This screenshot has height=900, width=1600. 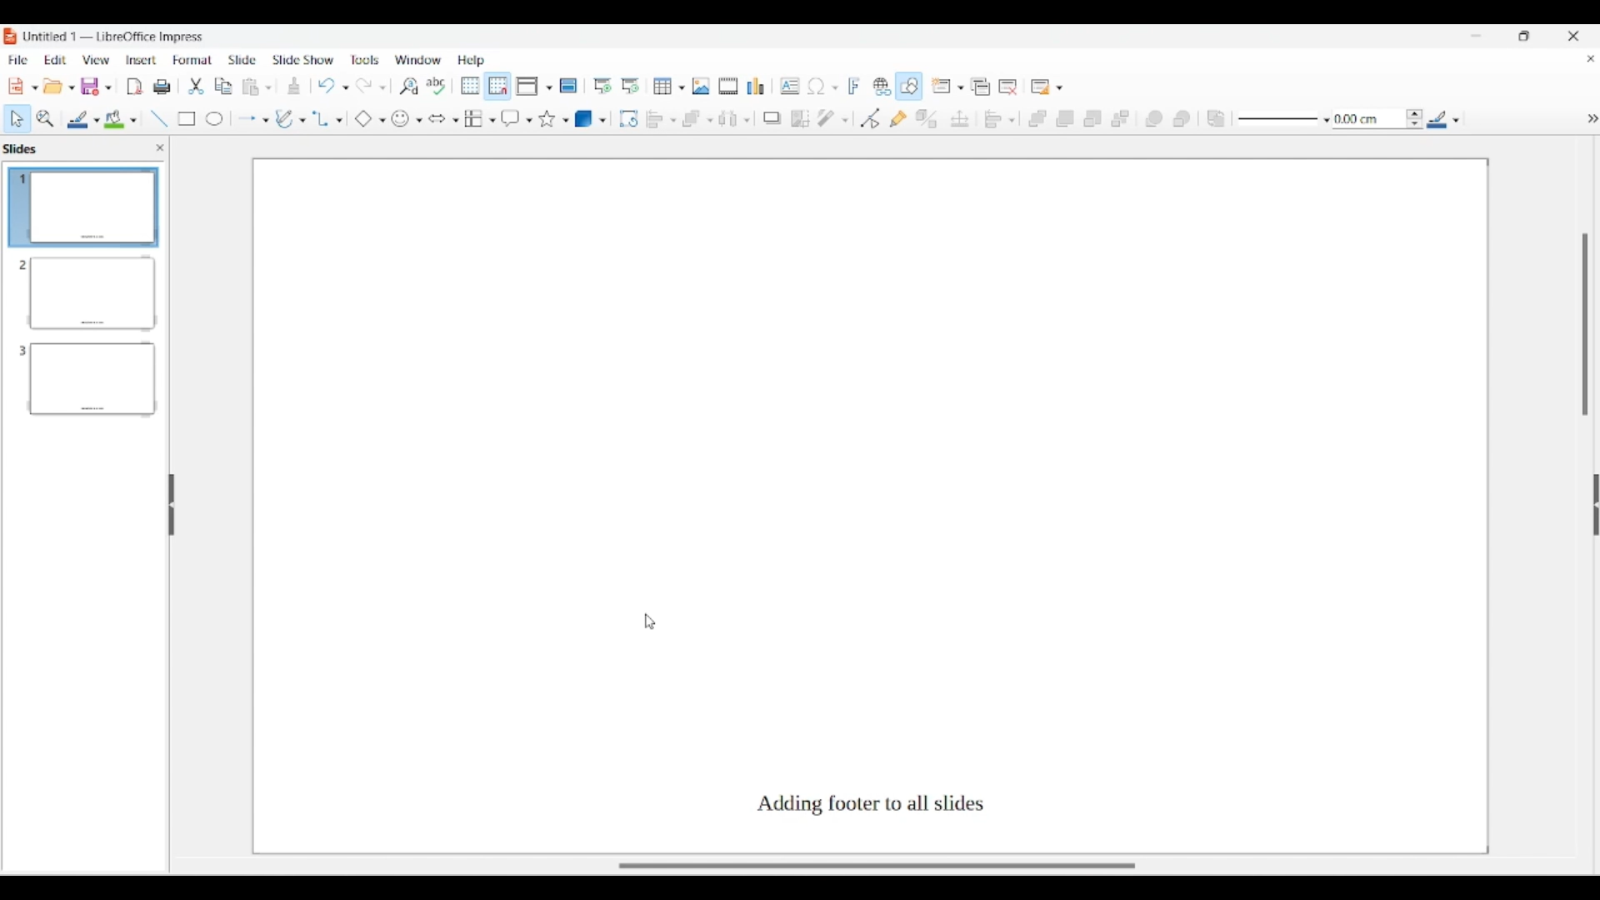 What do you see at coordinates (1093, 118) in the screenshot?
I see `Send backward` at bounding box center [1093, 118].